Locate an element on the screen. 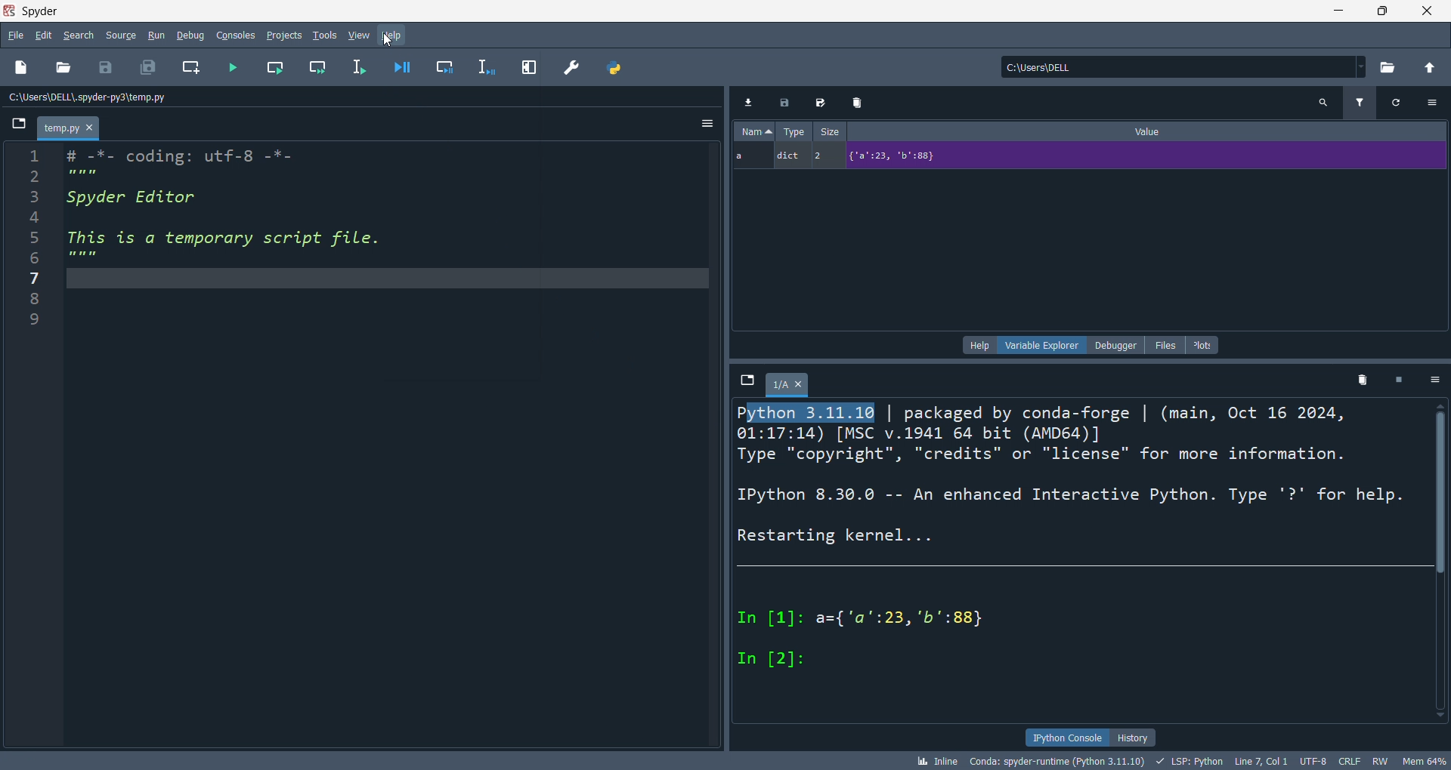 The height and width of the screenshot is (770, 1451). debug file is located at coordinates (403, 69).